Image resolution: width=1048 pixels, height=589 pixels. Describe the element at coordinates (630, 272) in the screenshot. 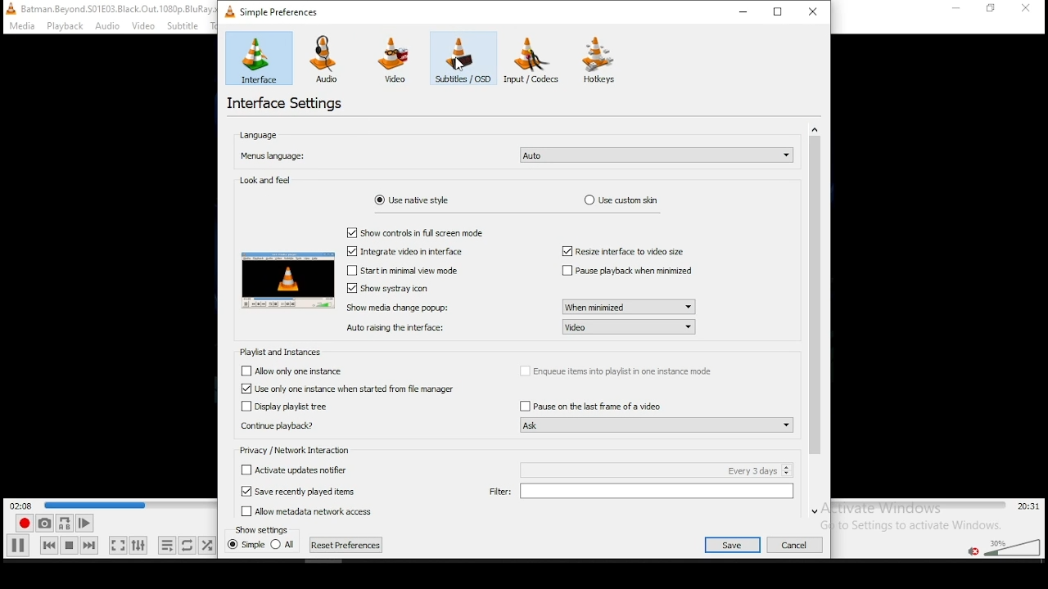

I see `` at that location.